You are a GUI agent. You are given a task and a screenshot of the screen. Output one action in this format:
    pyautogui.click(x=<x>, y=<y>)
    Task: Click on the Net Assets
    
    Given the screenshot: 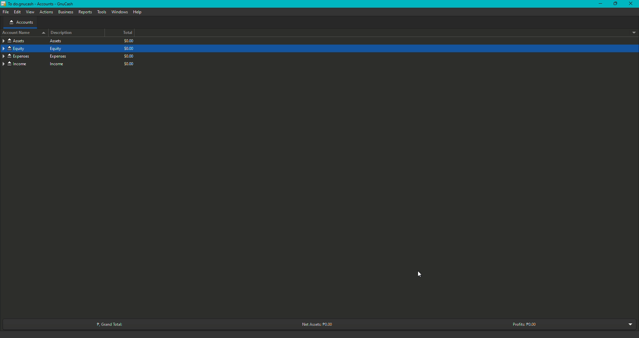 What is the action you would take?
    pyautogui.click(x=316, y=324)
    